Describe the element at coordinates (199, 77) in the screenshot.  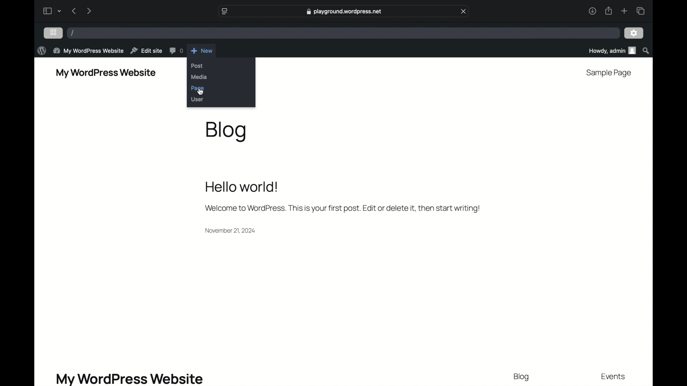
I see `media` at that location.